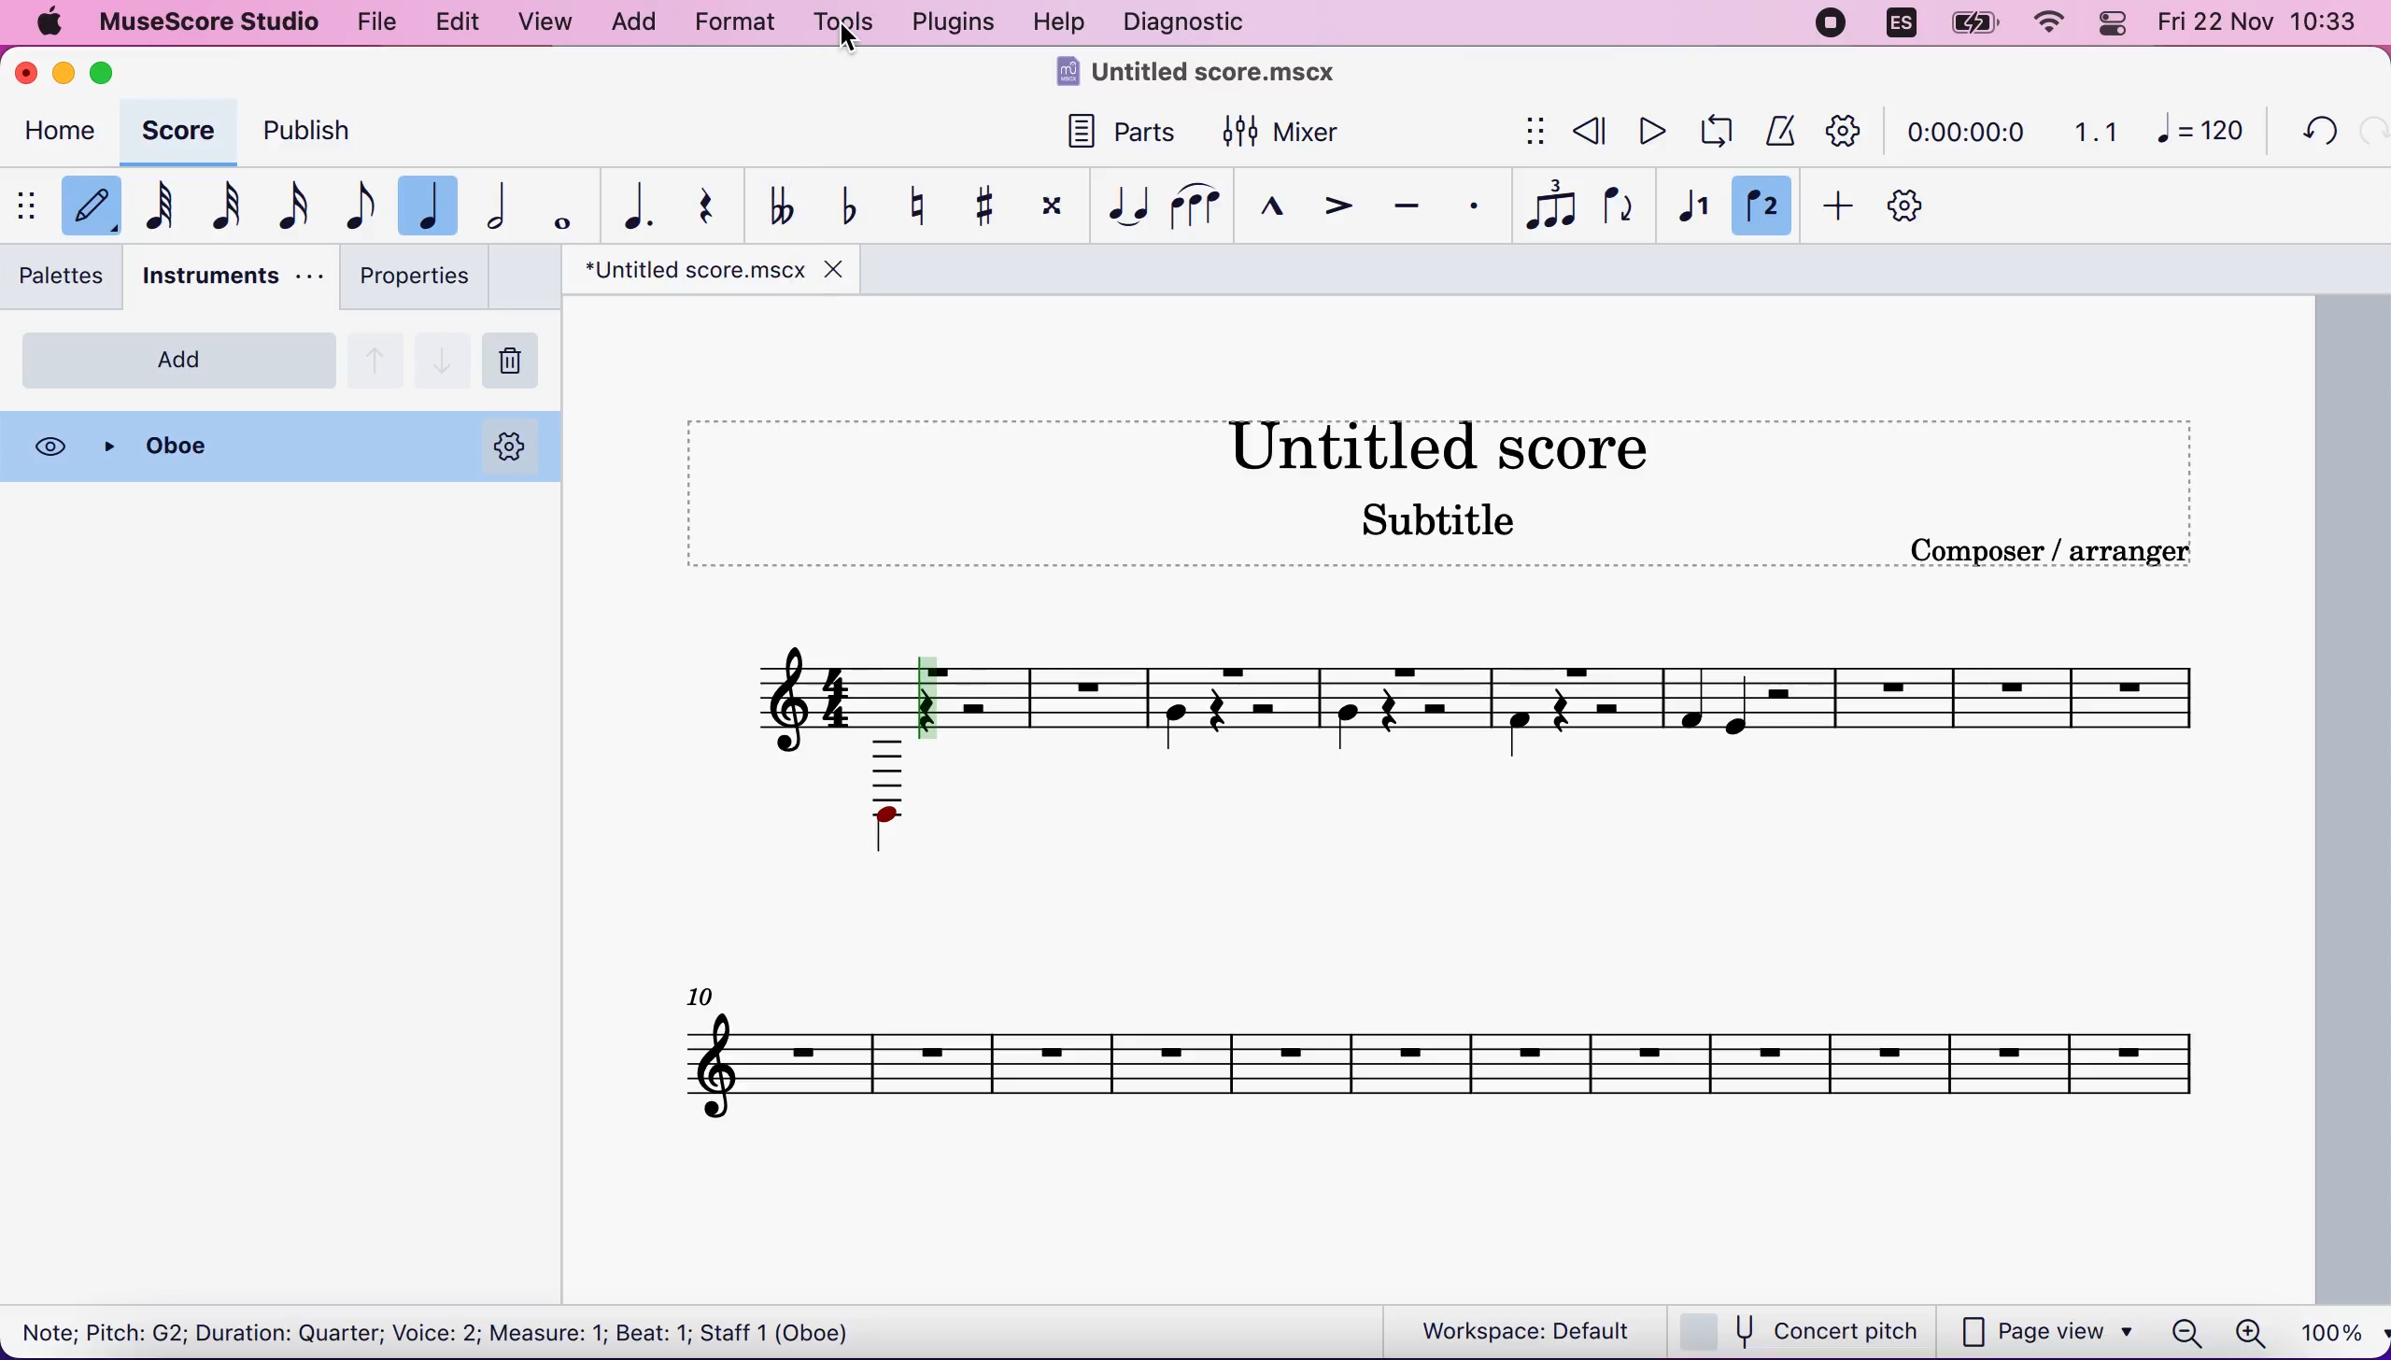 This screenshot has height=1360, width=2391. I want to click on remove, so click(517, 358).